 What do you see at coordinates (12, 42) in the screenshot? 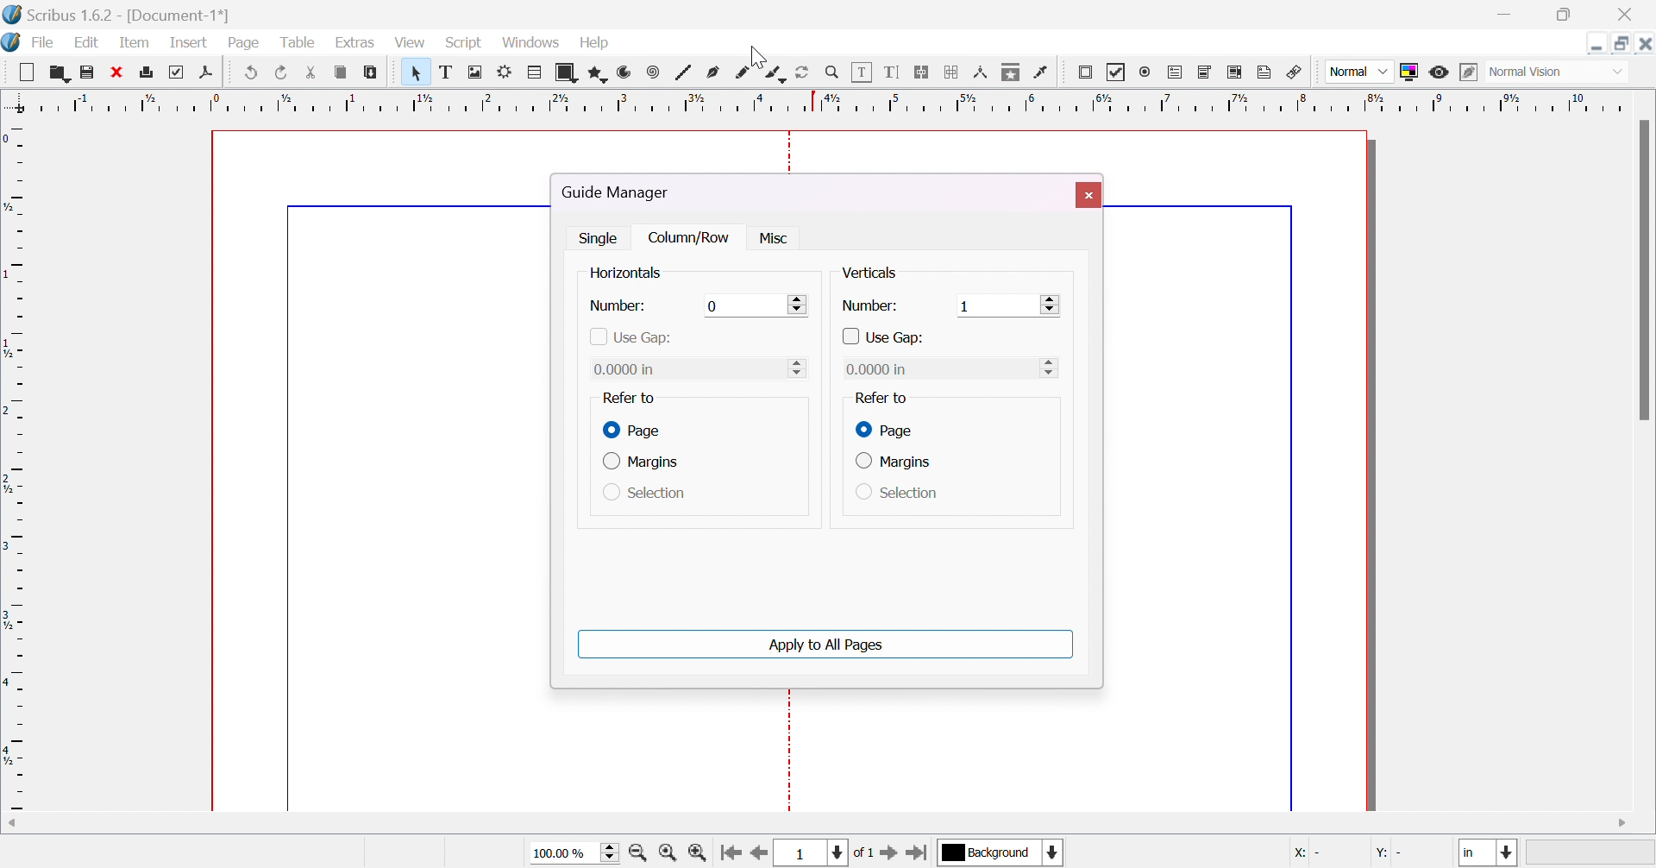
I see `Icon` at bounding box center [12, 42].